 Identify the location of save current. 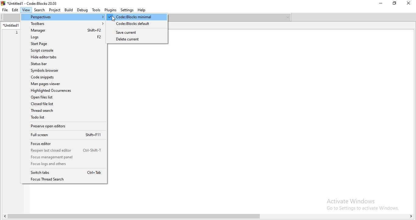
(138, 32).